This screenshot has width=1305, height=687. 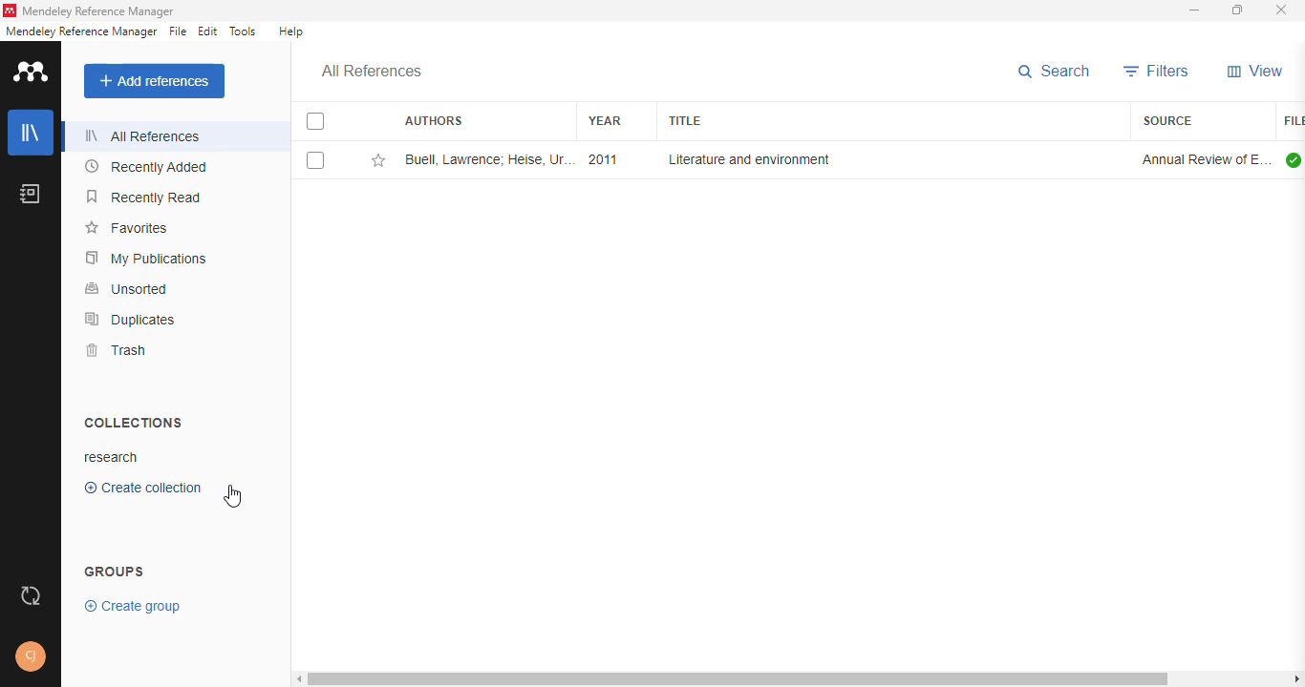 What do you see at coordinates (30, 194) in the screenshot?
I see `notebook` at bounding box center [30, 194].